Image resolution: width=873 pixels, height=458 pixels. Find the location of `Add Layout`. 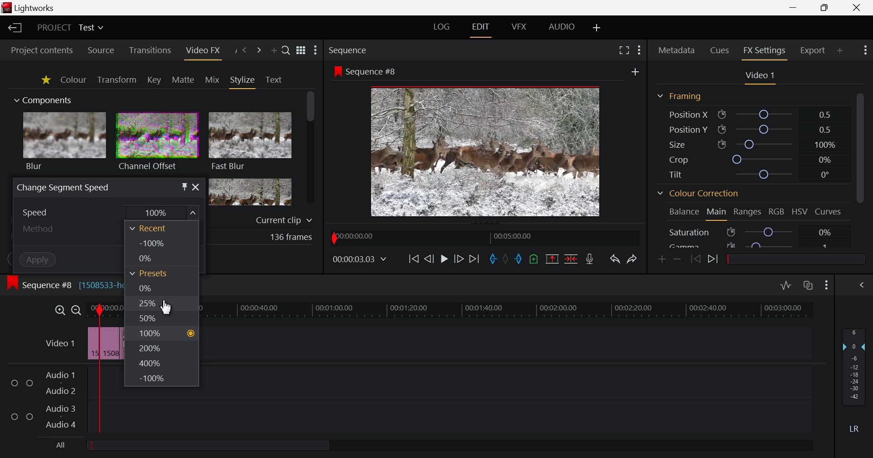

Add Layout is located at coordinates (596, 28).